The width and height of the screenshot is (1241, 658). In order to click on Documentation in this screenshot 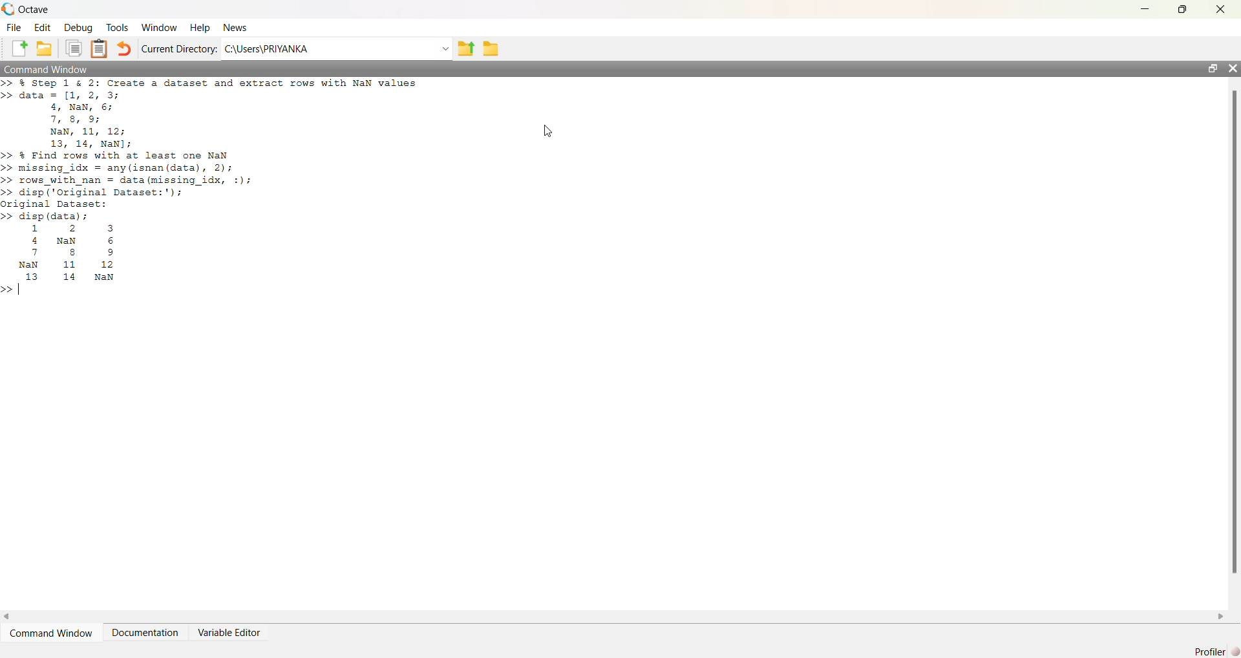, I will do `click(145, 633)`.